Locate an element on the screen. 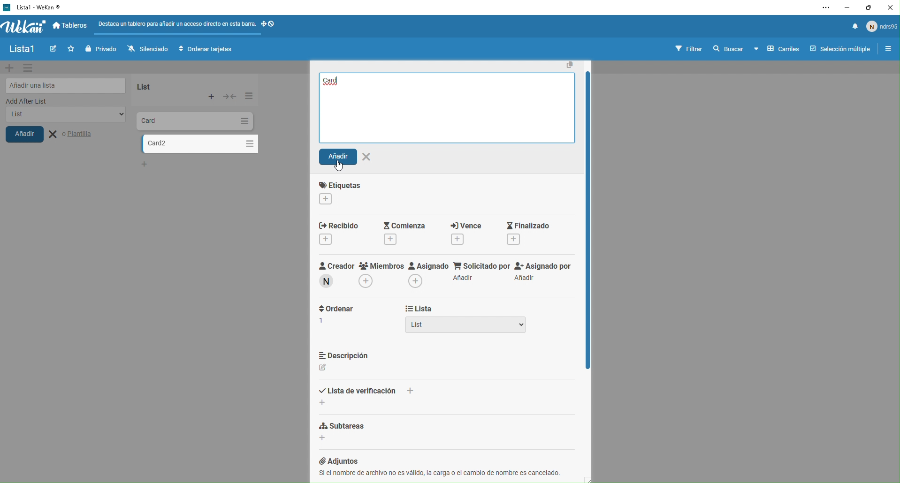  lista is located at coordinates (450, 308).